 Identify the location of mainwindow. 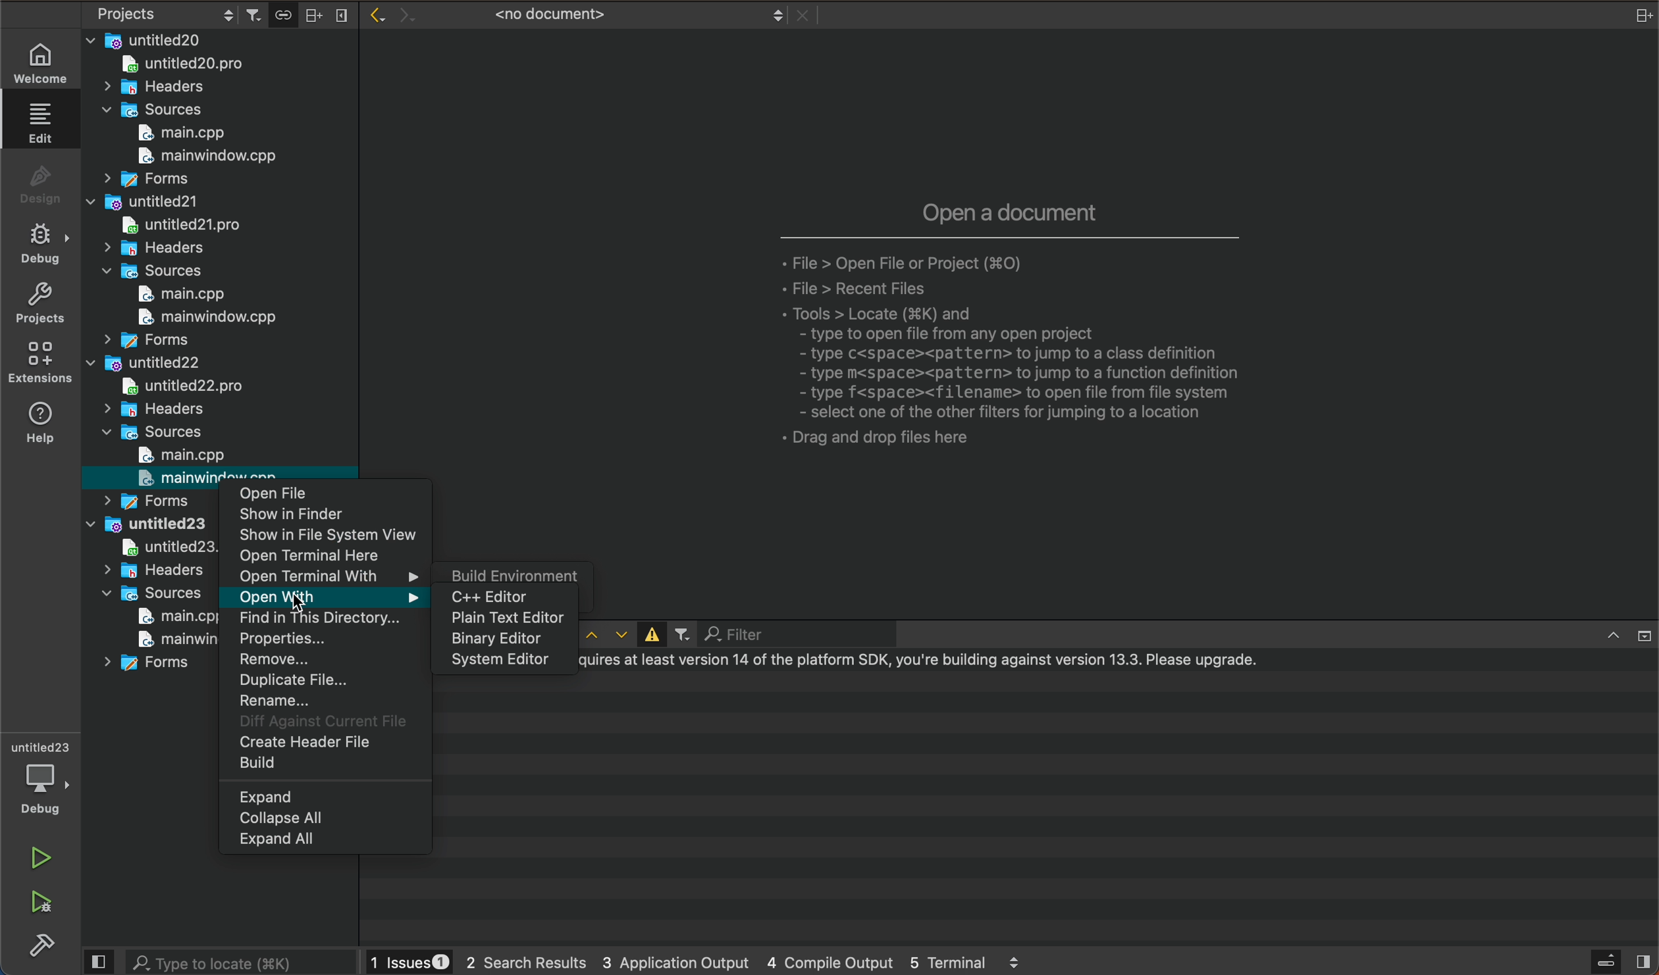
(185, 478).